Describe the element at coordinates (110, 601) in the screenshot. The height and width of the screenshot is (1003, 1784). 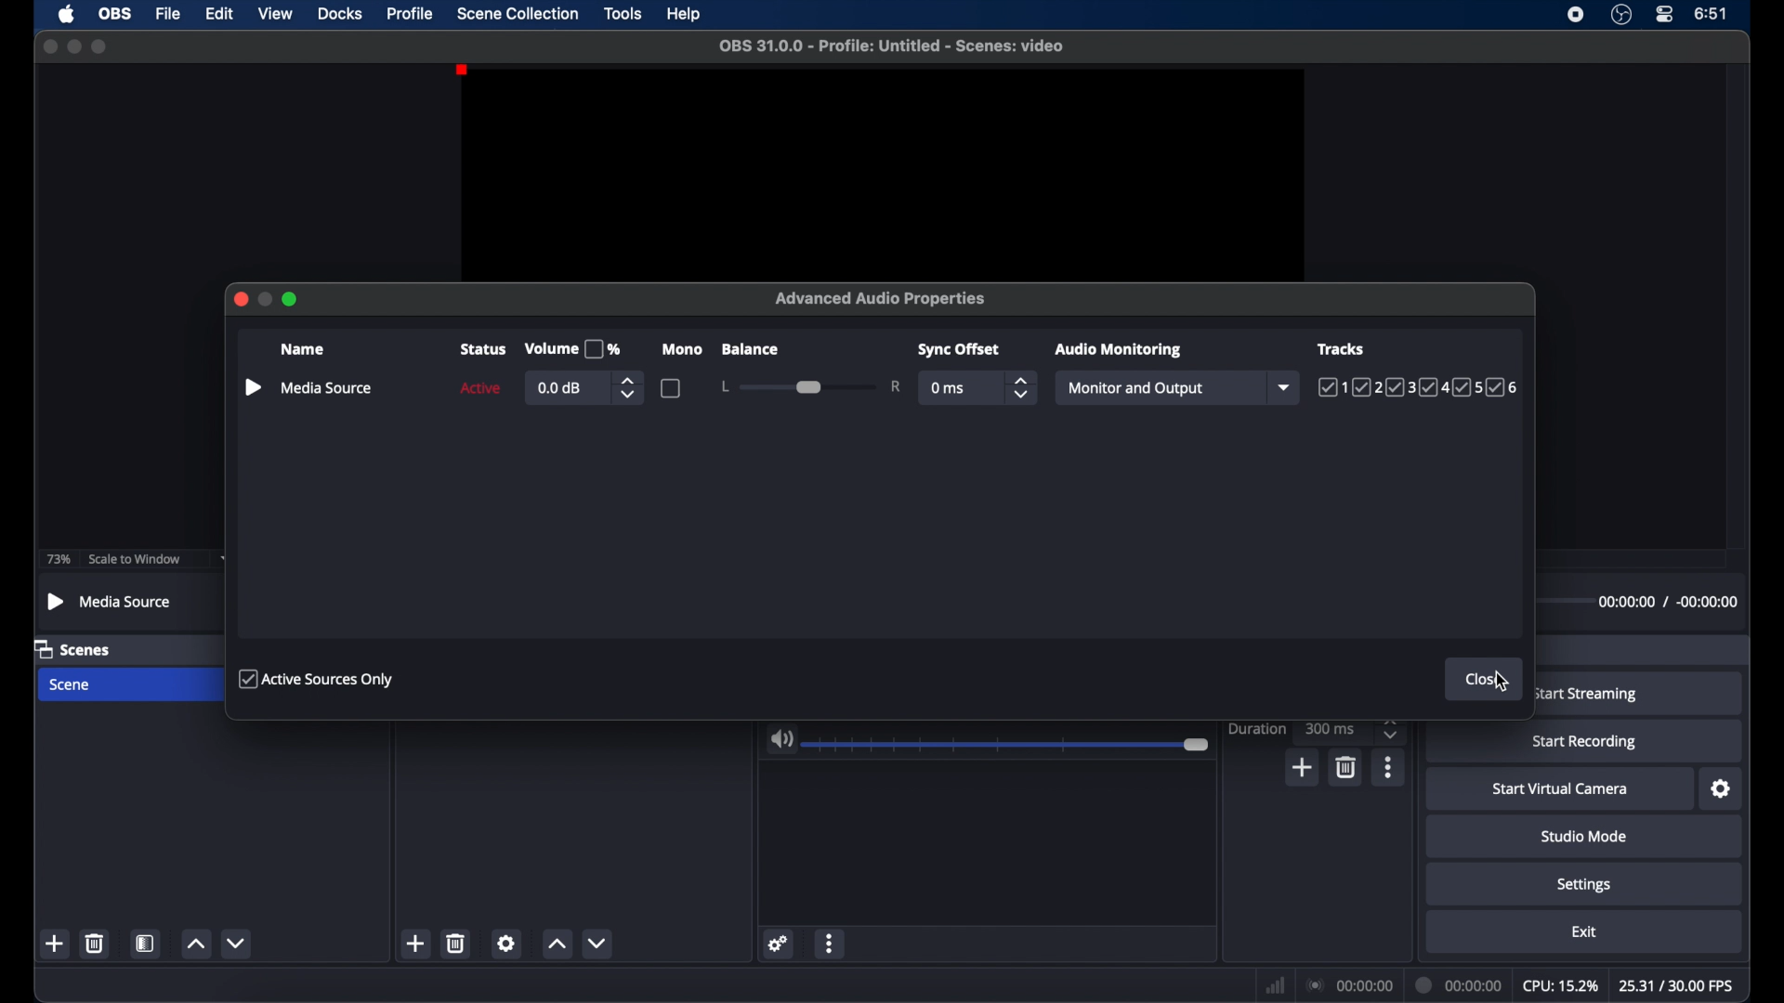
I see `media source` at that location.